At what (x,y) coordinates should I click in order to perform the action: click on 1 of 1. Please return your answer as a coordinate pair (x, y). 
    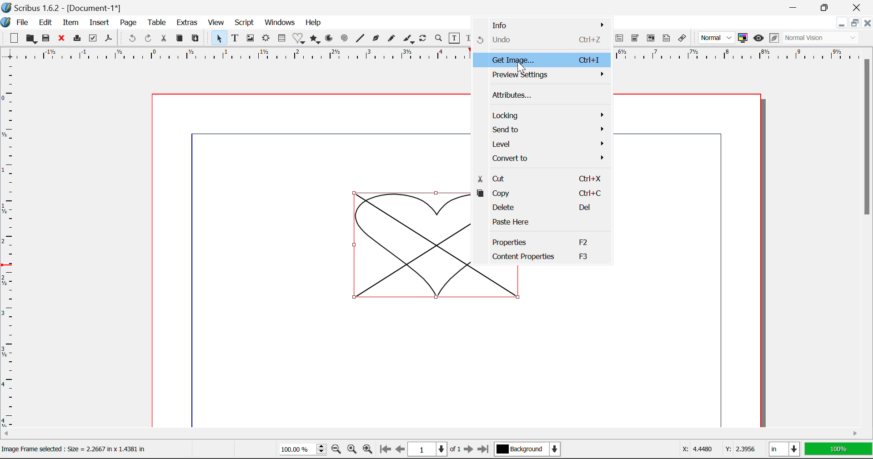
    Looking at the image, I should click on (435, 449).